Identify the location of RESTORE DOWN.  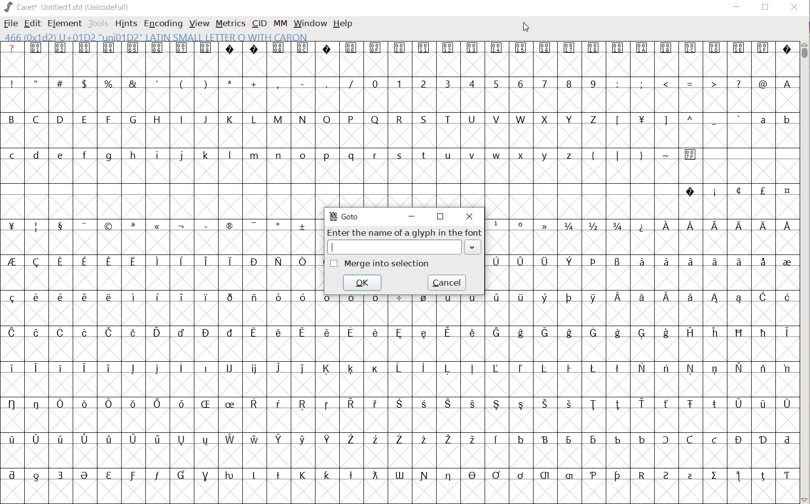
(441, 216).